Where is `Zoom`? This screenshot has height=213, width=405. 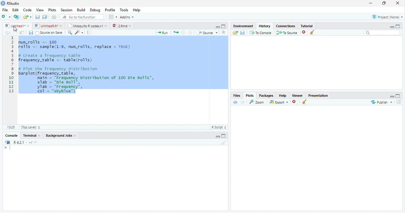 Zoom is located at coordinates (257, 102).